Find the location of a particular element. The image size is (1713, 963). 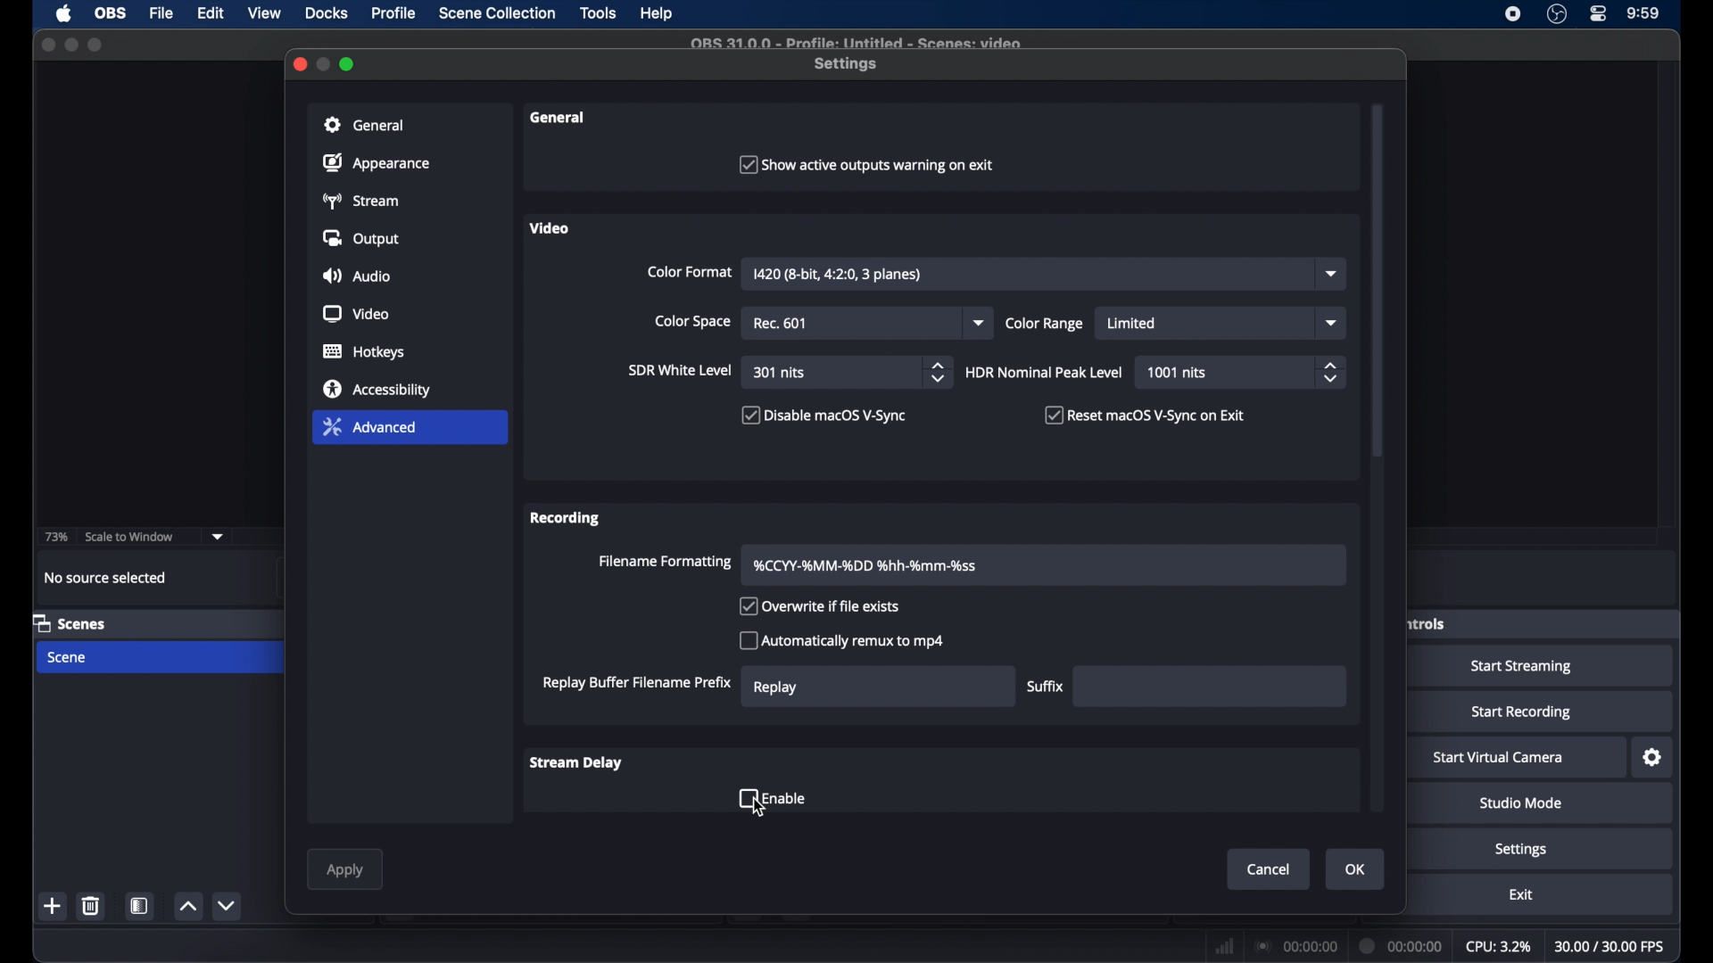

stepper buttons is located at coordinates (1329, 373).